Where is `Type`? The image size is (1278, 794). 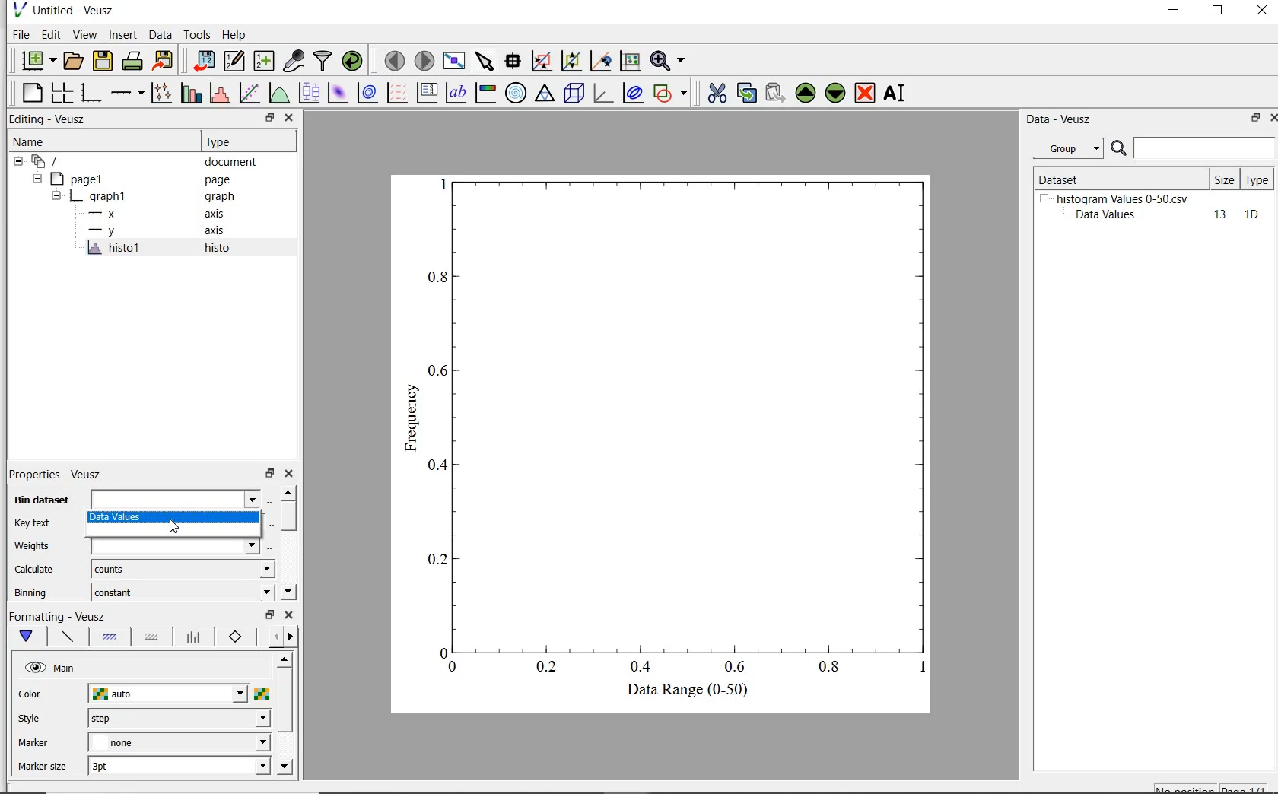 Type is located at coordinates (245, 142).